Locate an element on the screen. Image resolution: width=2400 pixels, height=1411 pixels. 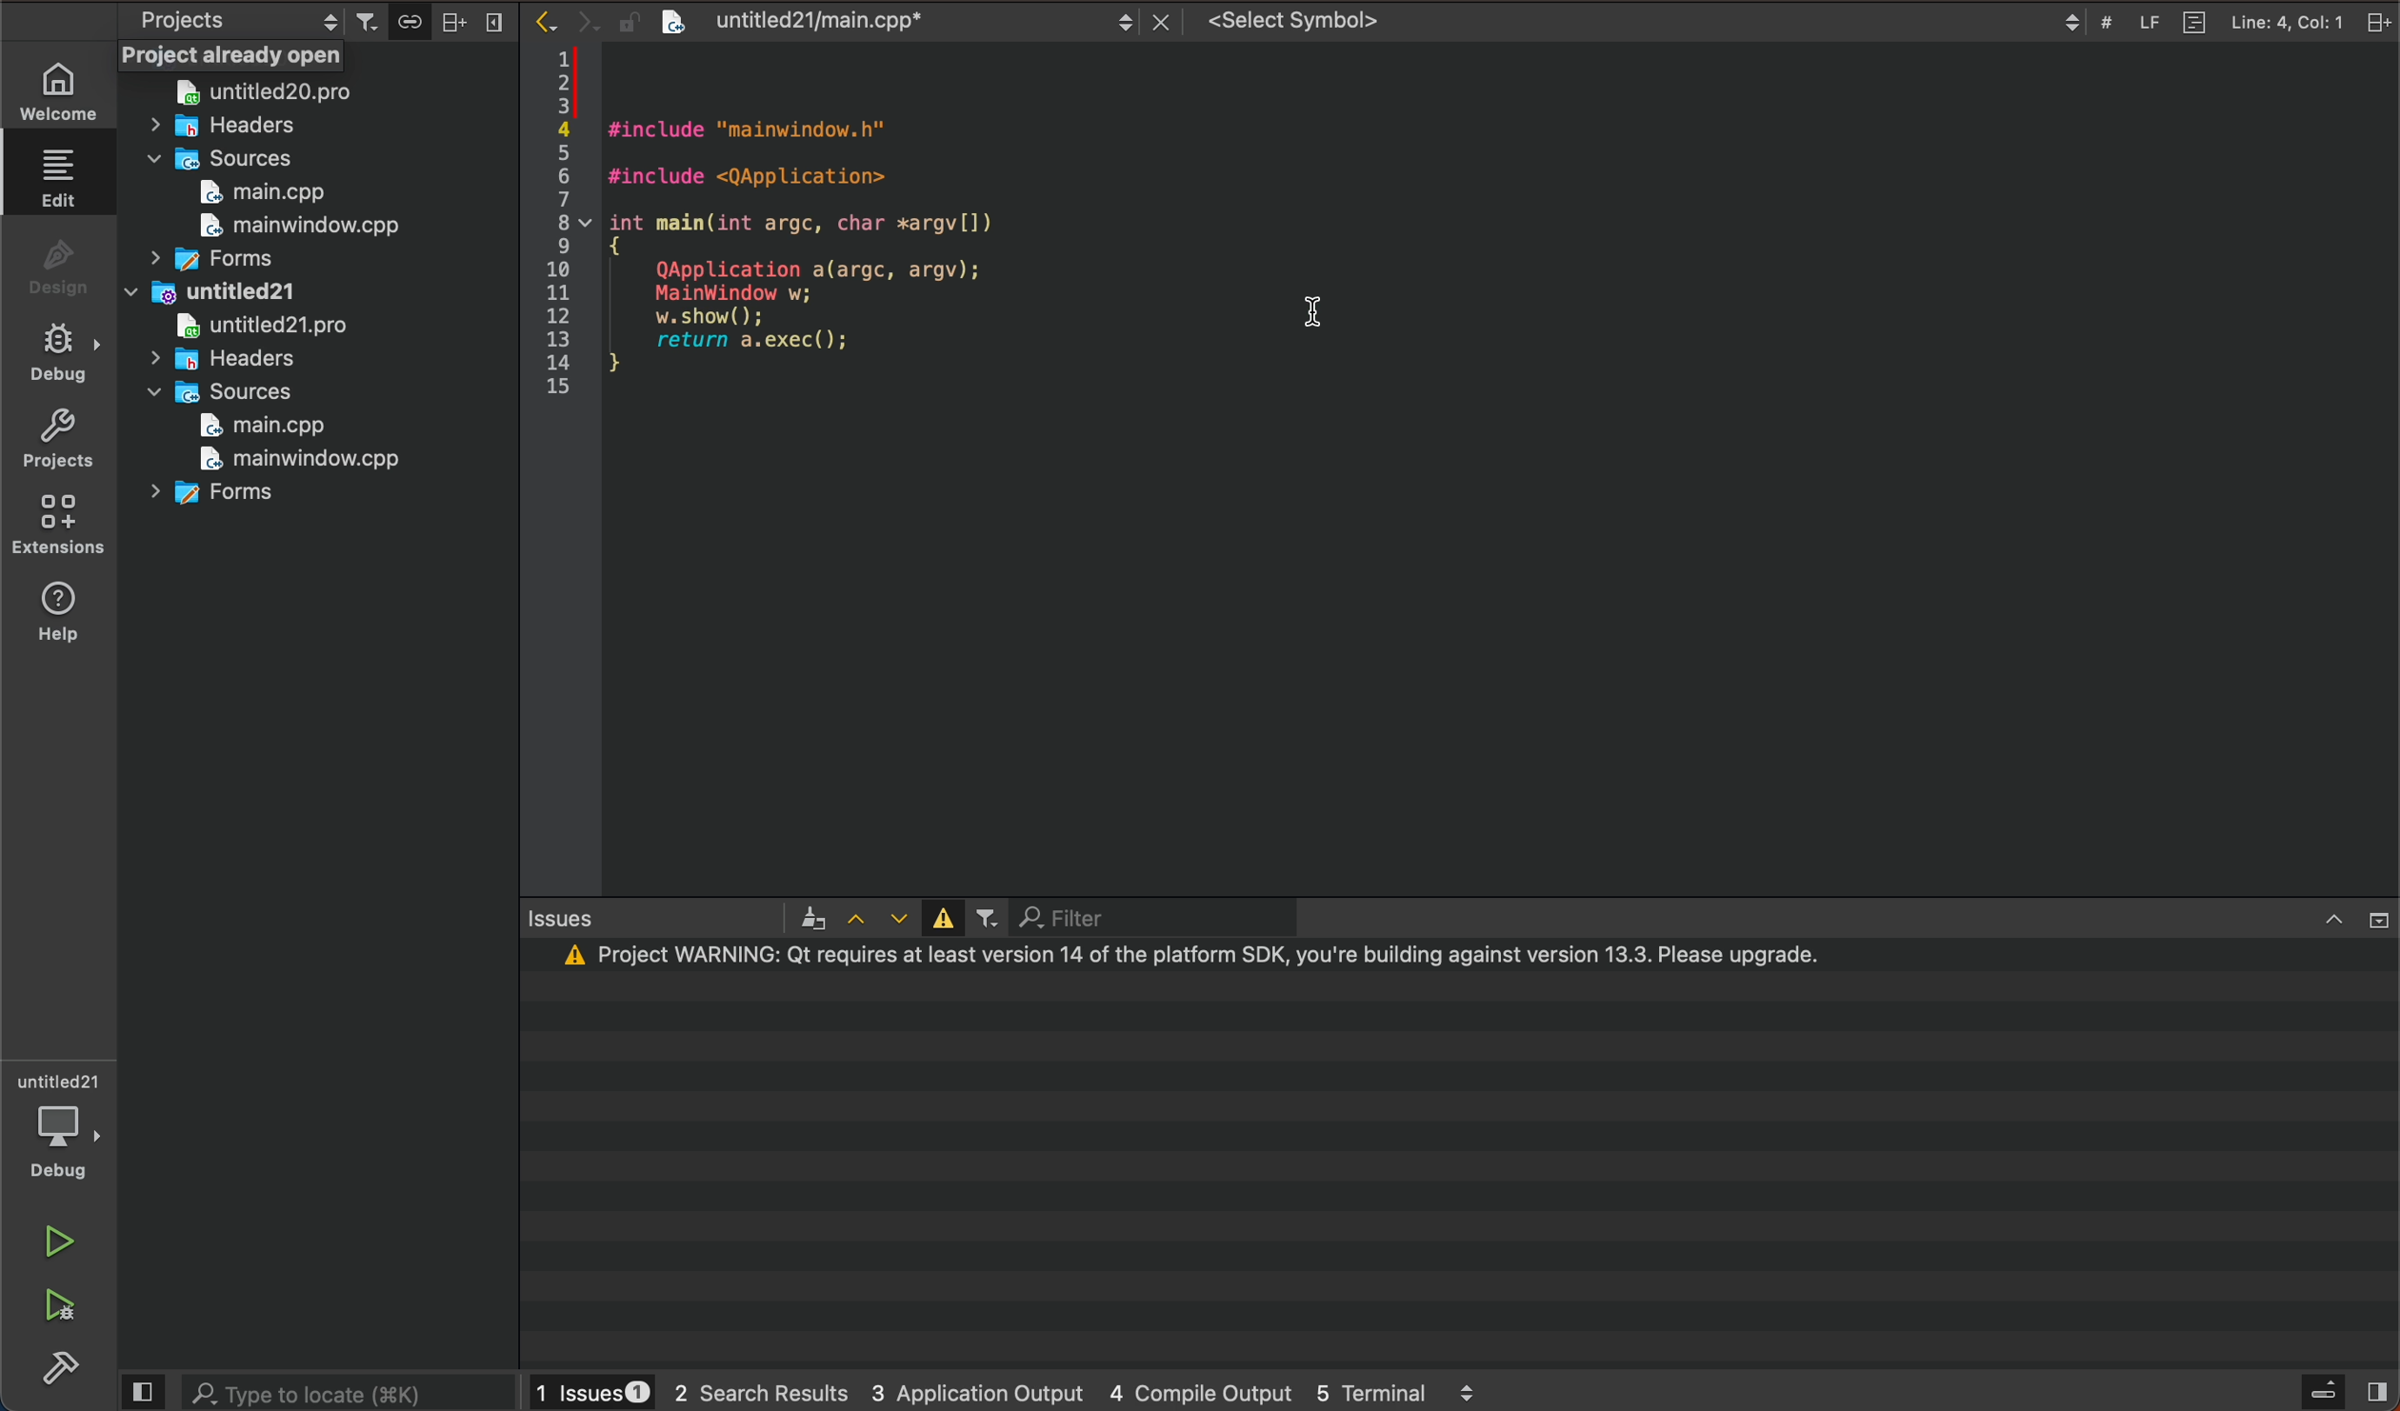
file tab is located at coordinates (897, 20).